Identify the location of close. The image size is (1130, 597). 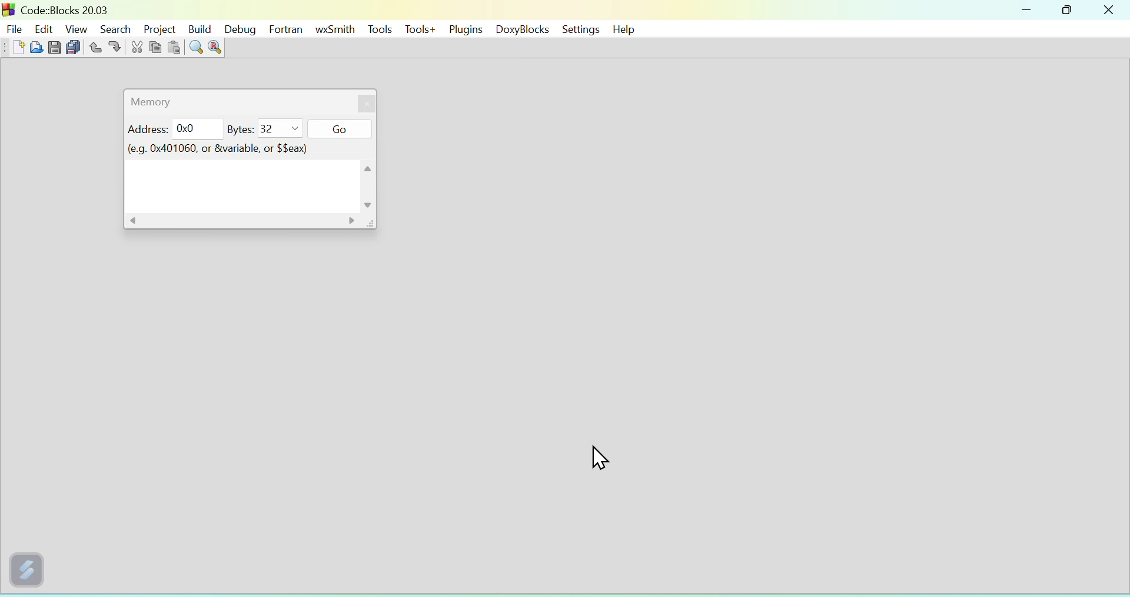
(367, 104).